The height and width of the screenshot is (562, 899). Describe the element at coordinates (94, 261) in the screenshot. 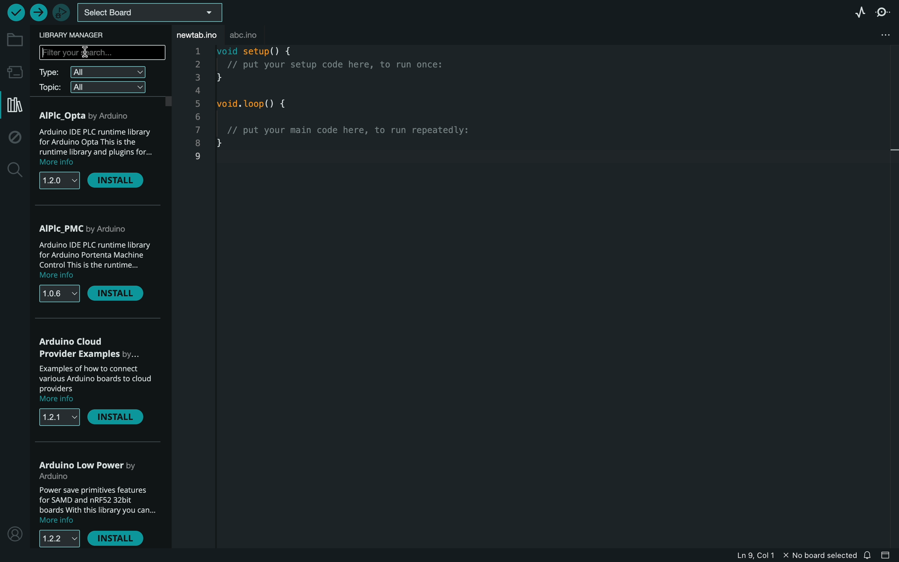

I see `description` at that location.